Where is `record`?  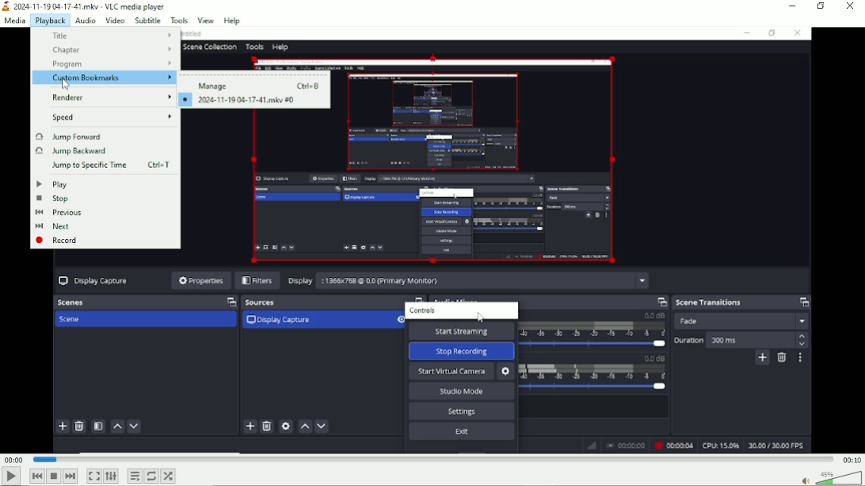
record is located at coordinates (57, 241).